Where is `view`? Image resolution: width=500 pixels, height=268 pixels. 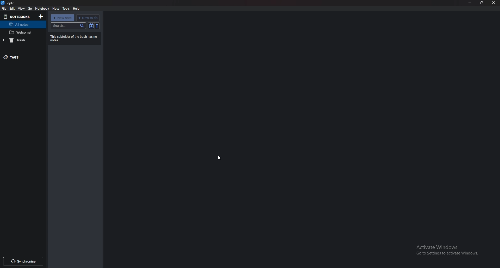 view is located at coordinates (22, 8).